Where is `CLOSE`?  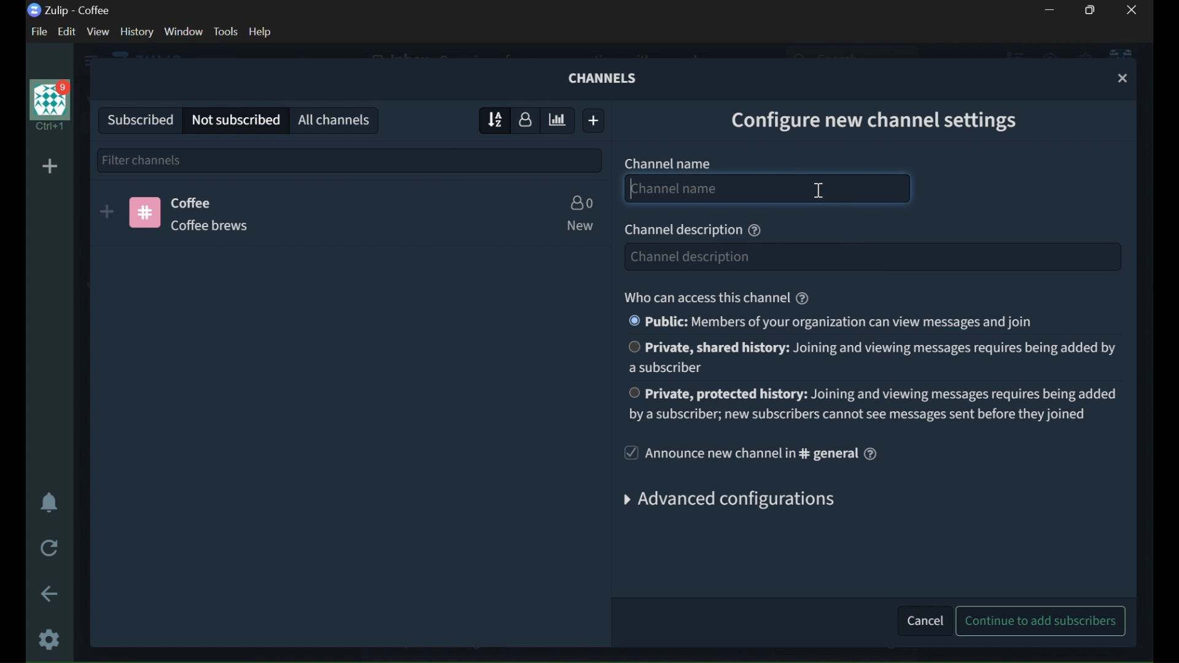
CLOSE is located at coordinates (1124, 79).